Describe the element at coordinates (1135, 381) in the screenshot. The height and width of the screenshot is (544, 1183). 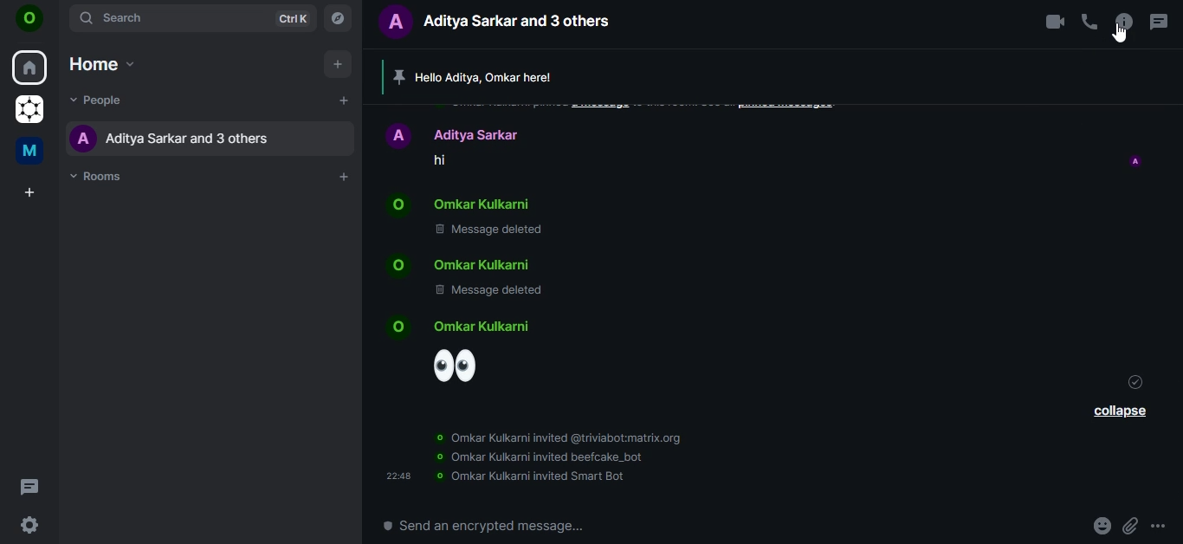
I see `message sent icon` at that location.